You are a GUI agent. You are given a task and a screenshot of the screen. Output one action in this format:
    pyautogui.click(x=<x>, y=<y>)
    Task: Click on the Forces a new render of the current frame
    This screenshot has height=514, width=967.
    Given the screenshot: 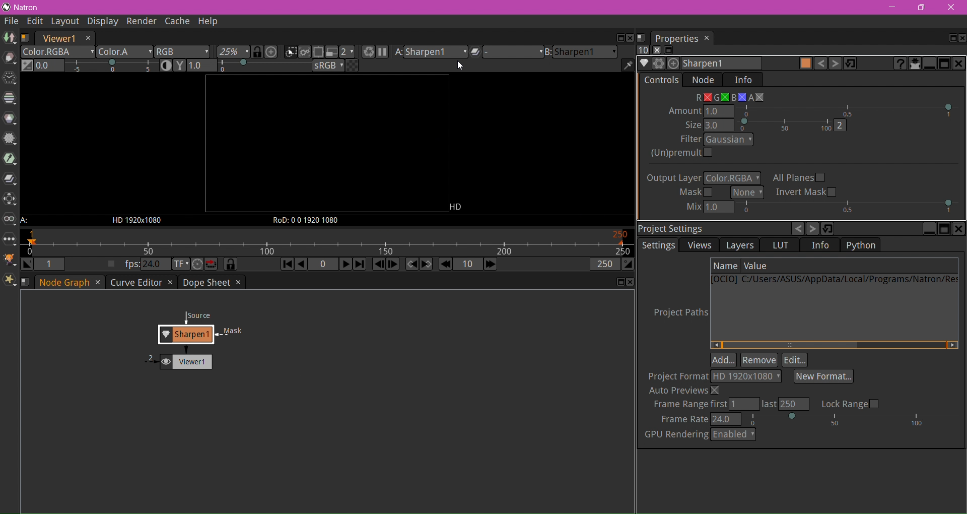 What is the action you would take?
    pyautogui.click(x=367, y=53)
    